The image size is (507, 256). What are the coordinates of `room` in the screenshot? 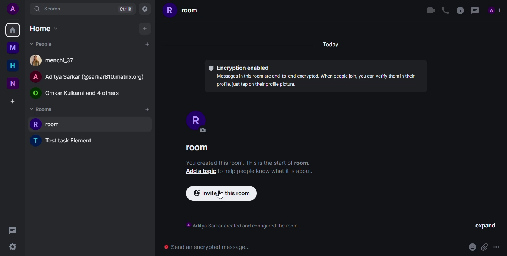 It's located at (48, 123).